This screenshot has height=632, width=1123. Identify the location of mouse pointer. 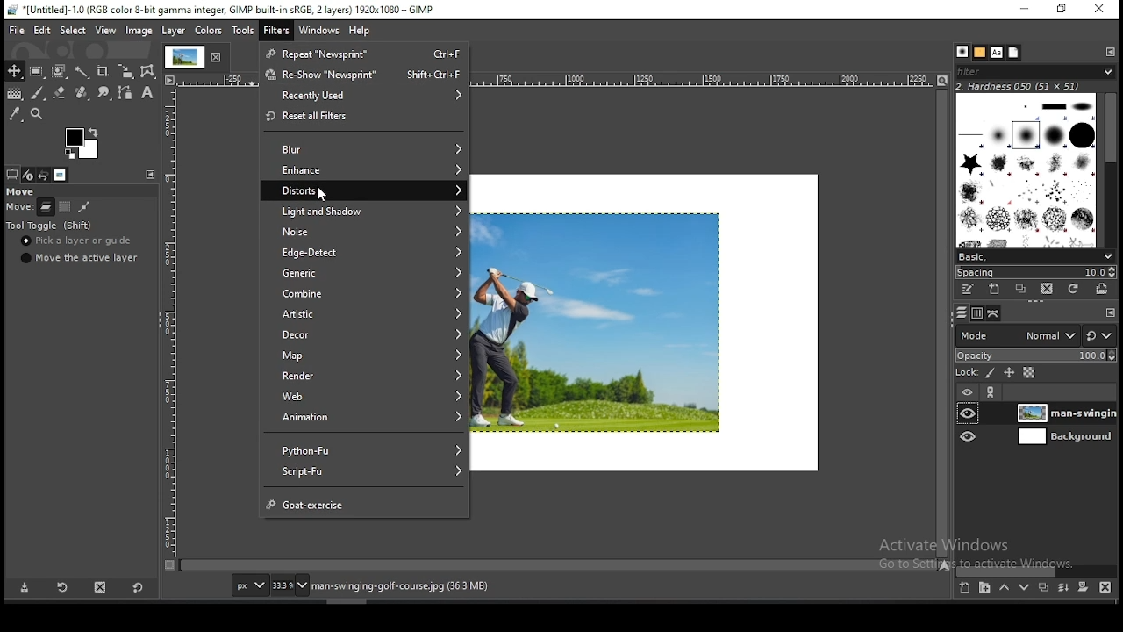
(323, 195).